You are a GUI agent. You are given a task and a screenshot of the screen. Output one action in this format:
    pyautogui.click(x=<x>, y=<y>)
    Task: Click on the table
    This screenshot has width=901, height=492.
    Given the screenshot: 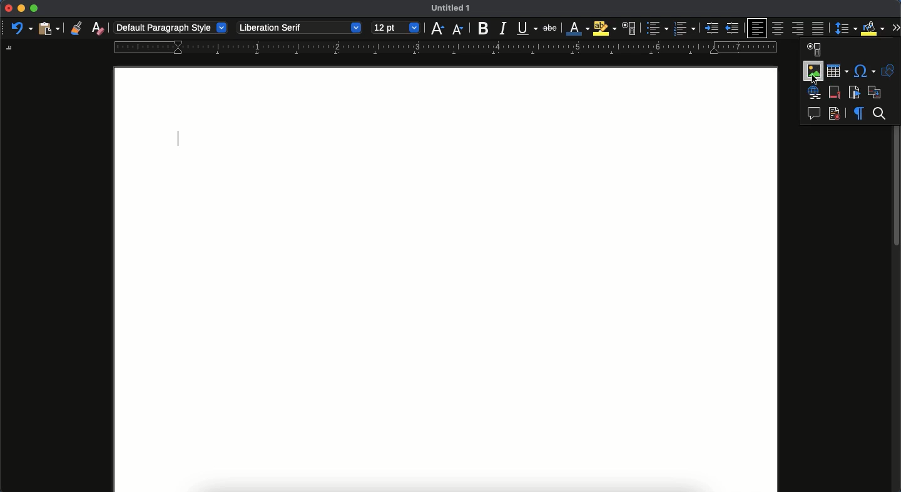 What is the action you would take?
    pyautogui.click(x=837, y=71)
    